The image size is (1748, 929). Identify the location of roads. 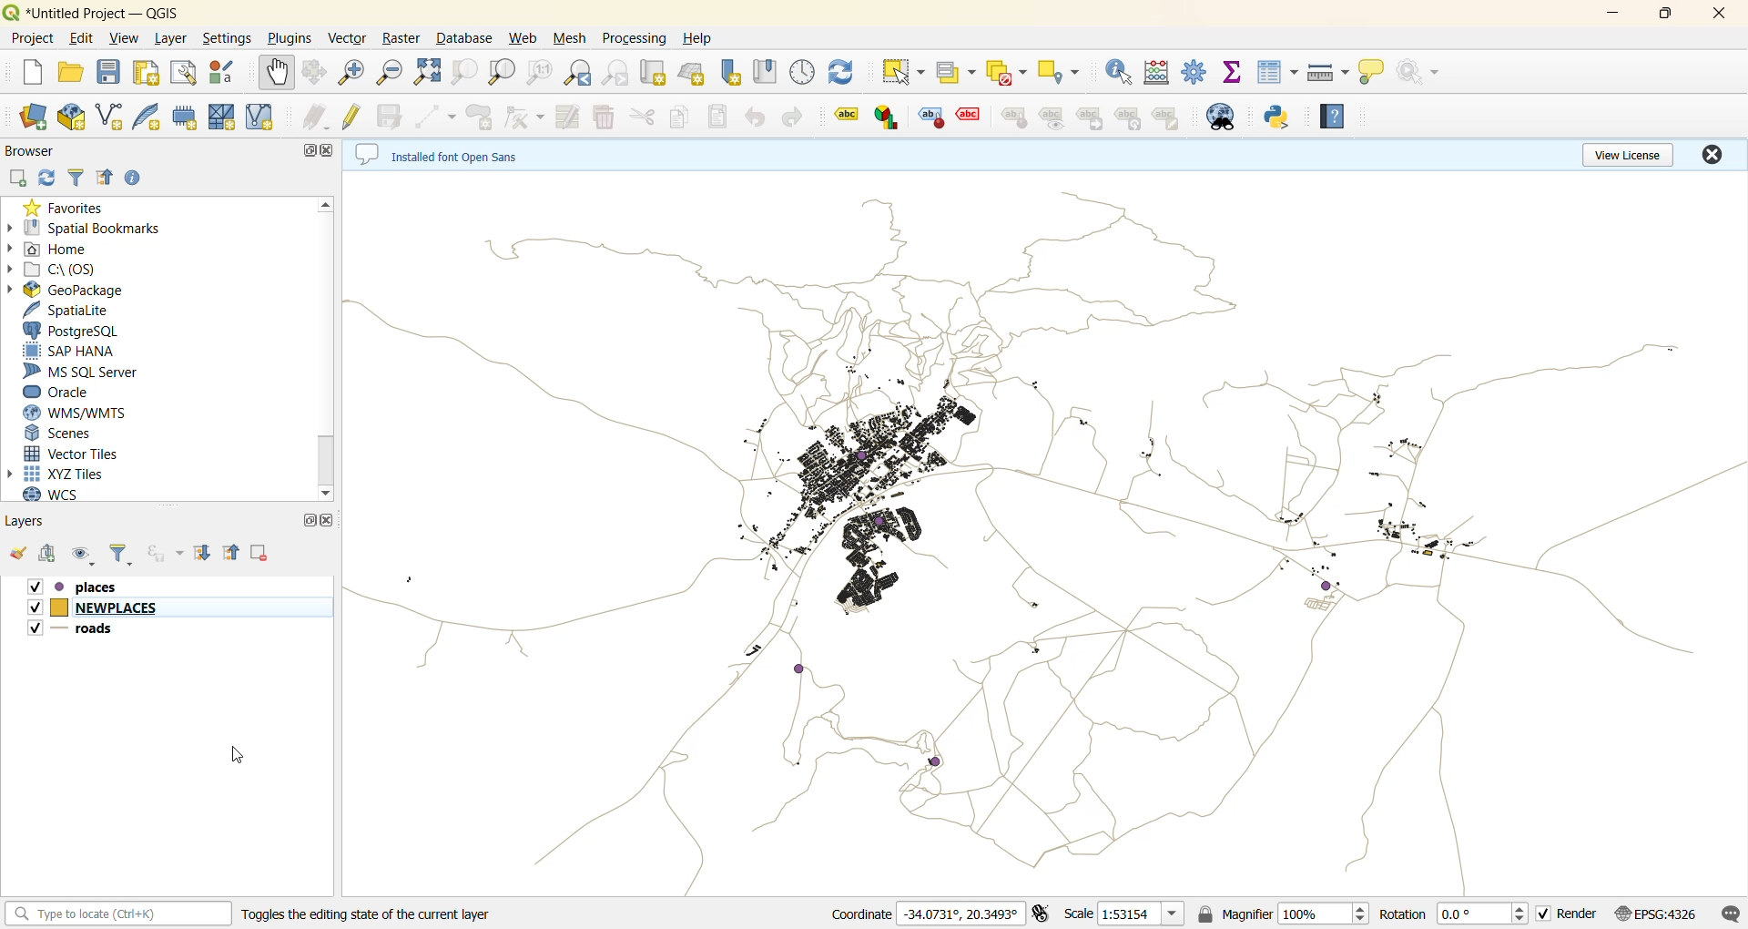
(86, 629).